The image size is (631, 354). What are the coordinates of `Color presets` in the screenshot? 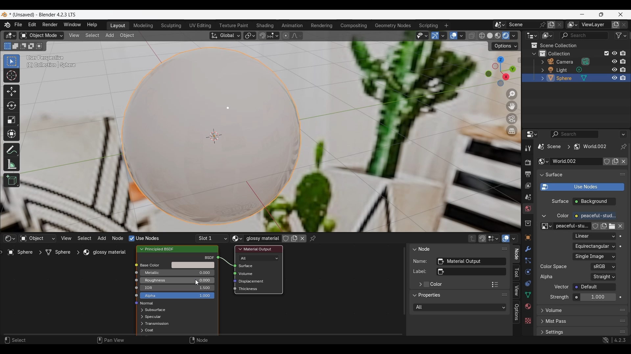 It's located at (495, 285).